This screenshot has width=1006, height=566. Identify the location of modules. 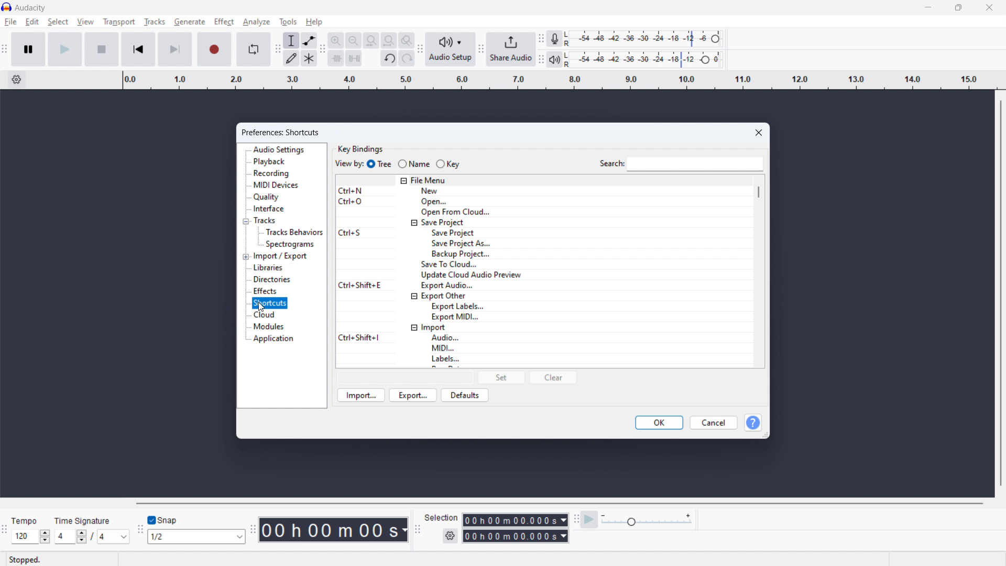
(270, 326).